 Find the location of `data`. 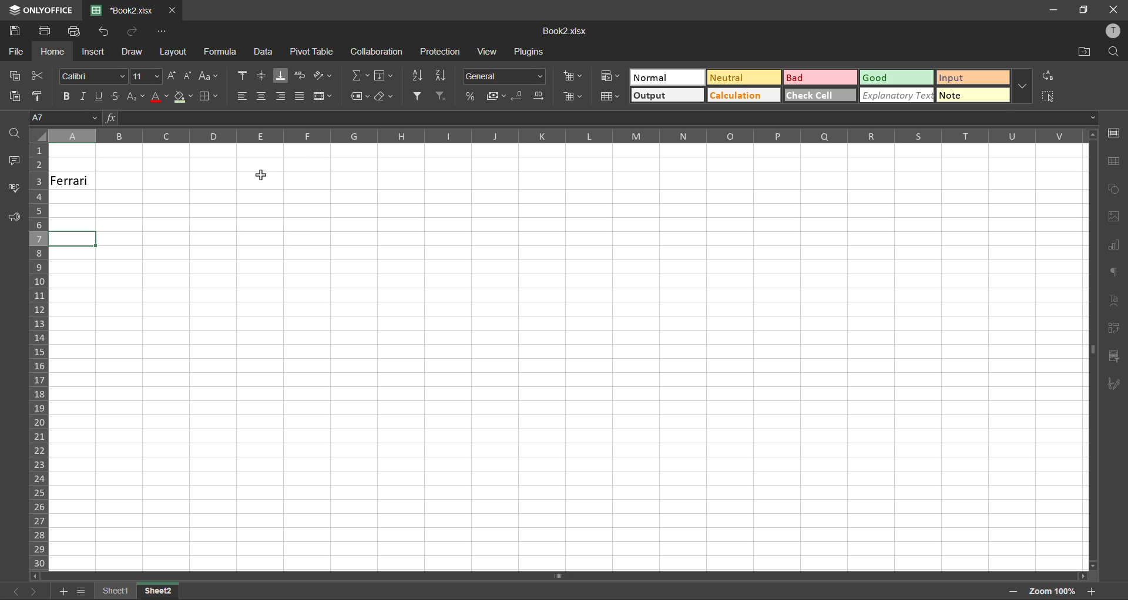

data is located at coordinates (264, 53).